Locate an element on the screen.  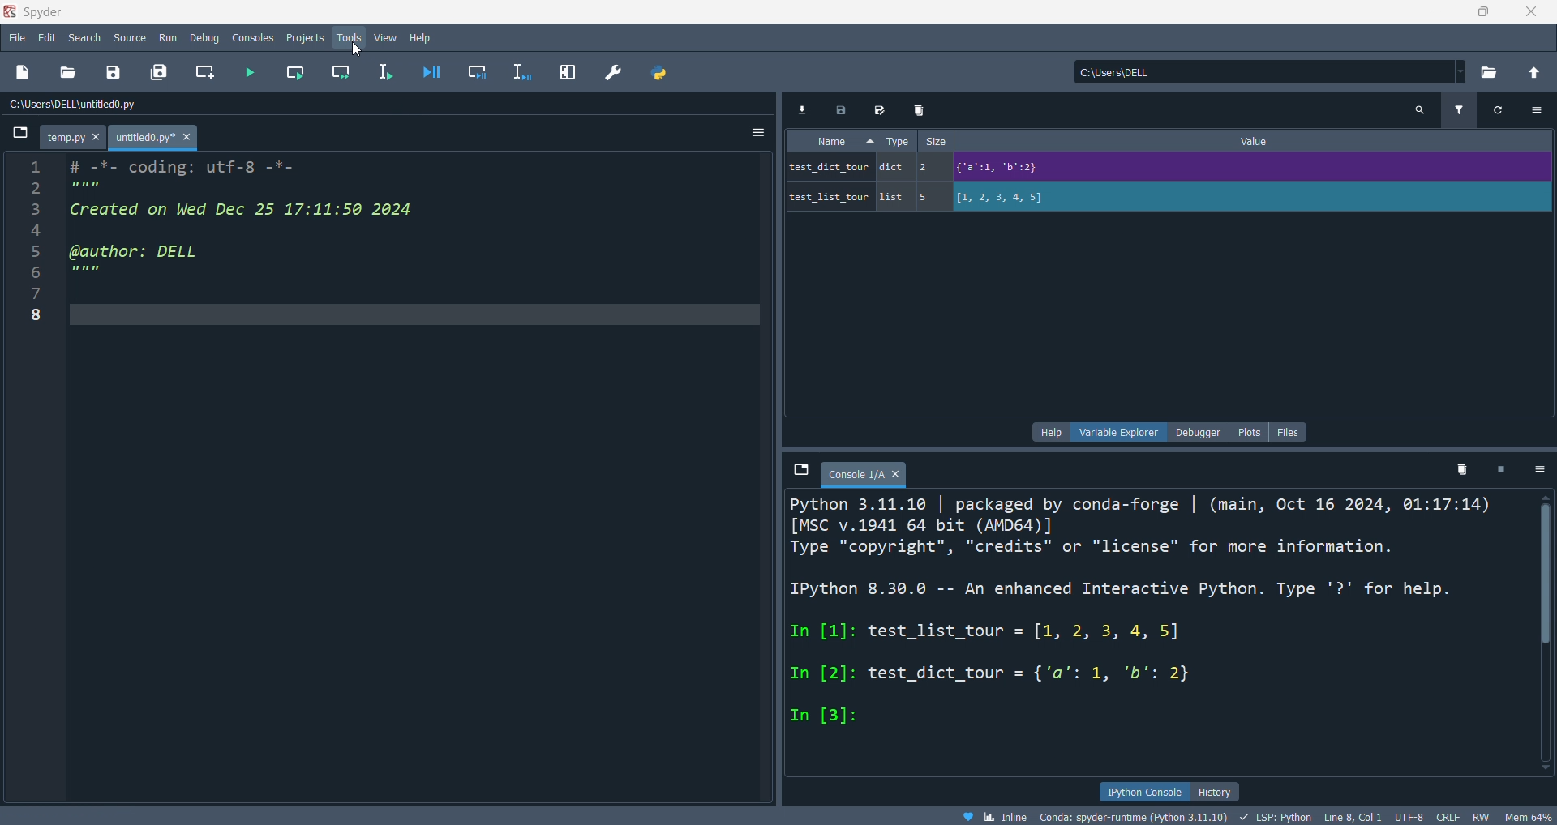
8 is located at coordinates (40, 318).